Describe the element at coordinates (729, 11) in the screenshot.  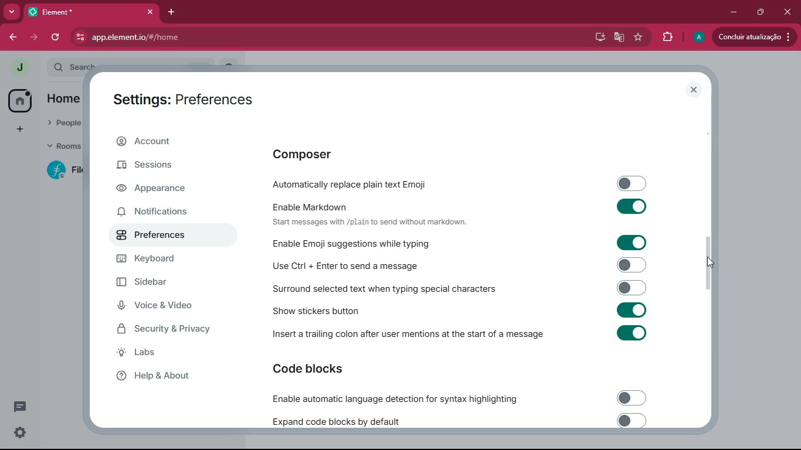
I see `minimize` at that location.